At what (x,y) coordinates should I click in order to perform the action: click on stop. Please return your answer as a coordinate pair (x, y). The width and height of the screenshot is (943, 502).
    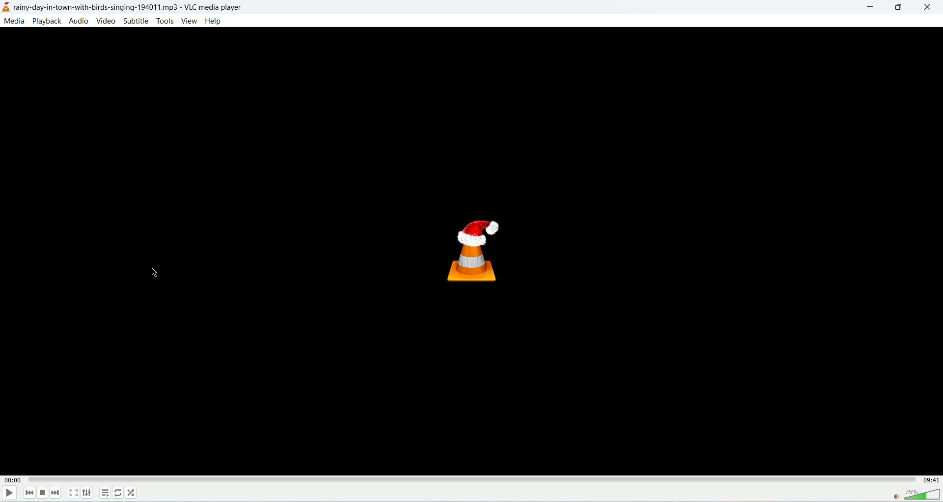
    Looking at the image, I should click on (42, 494).